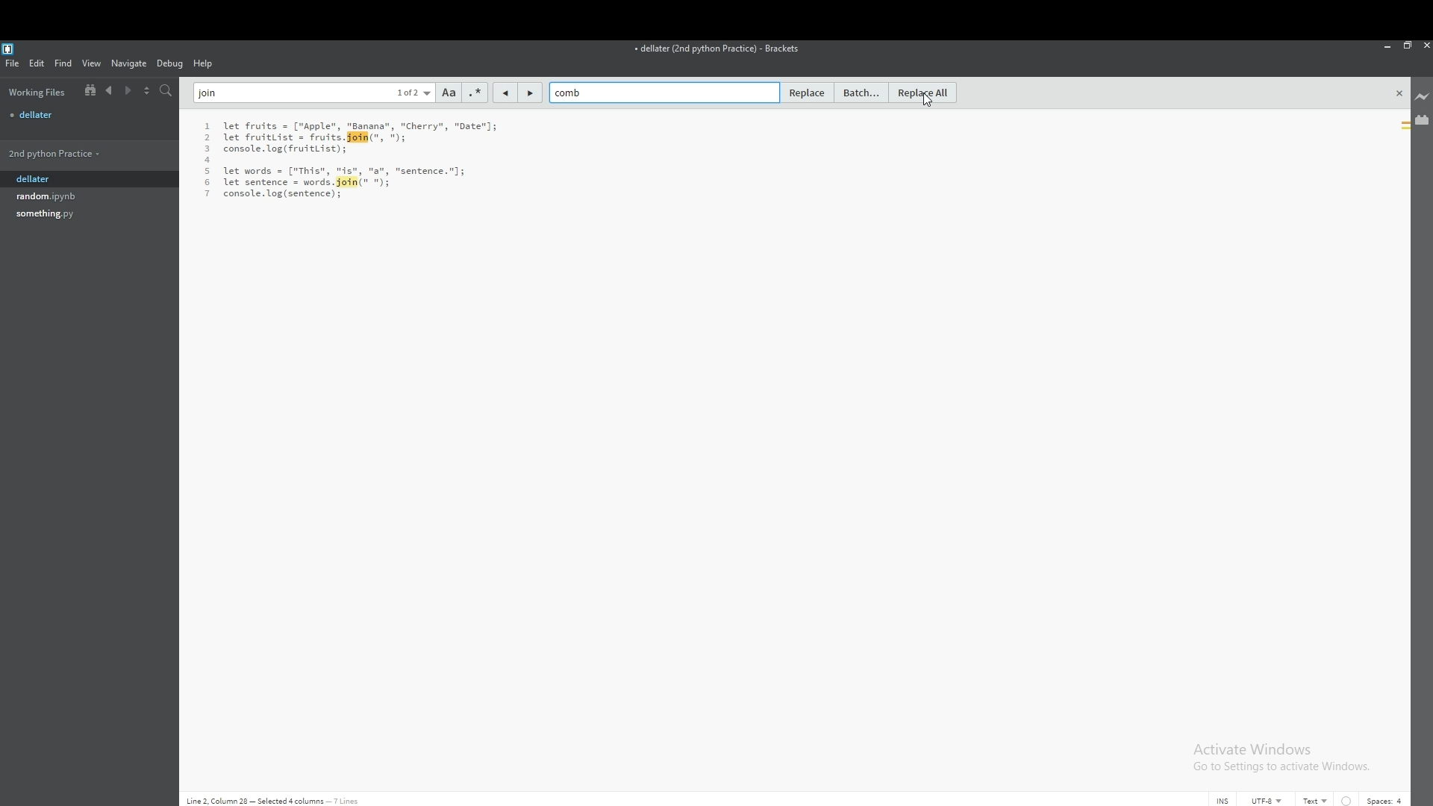 The width and height of the screenshot is (1433, 806). What do you see at coordinates (1284, 757) in the screenshot?
I see `Activate Windows
Go to Settings to activate Windows.` at bounding box center [1284, 757].